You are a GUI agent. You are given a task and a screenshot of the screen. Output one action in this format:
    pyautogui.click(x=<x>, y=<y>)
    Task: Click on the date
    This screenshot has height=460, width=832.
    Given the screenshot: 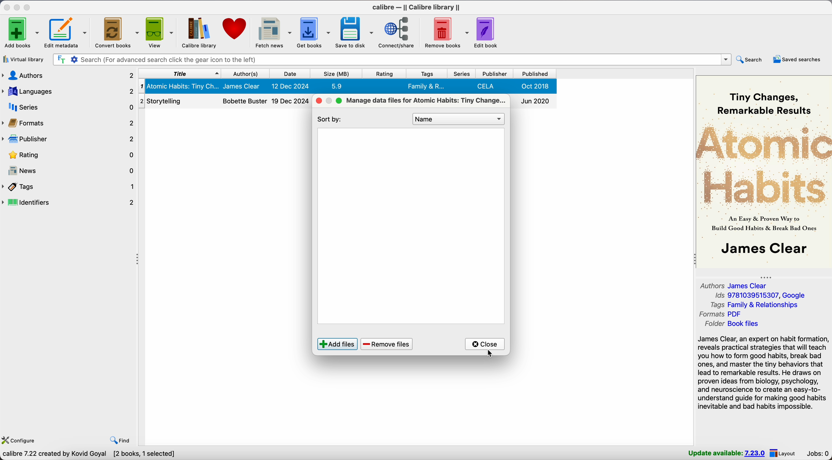 What is the action you would take?
    pyautogui.click(x=290, y=74)
    